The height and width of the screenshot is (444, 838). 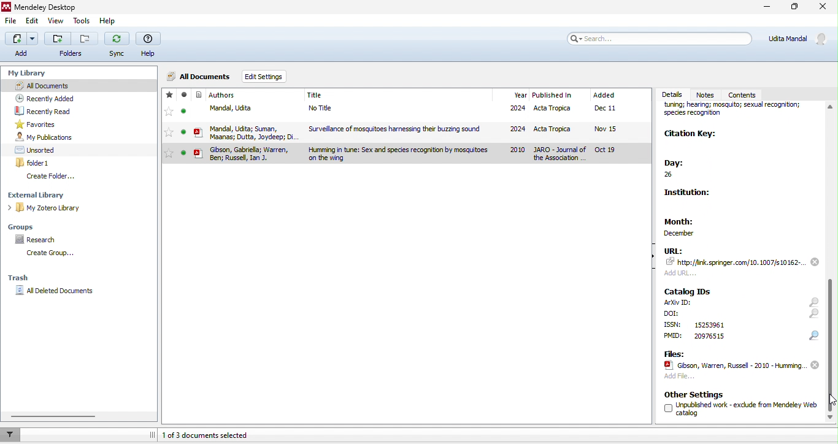 What do you see at coordinates (33, 23) in the screenshot?
I see `edit` at bounding box center [33, 23].